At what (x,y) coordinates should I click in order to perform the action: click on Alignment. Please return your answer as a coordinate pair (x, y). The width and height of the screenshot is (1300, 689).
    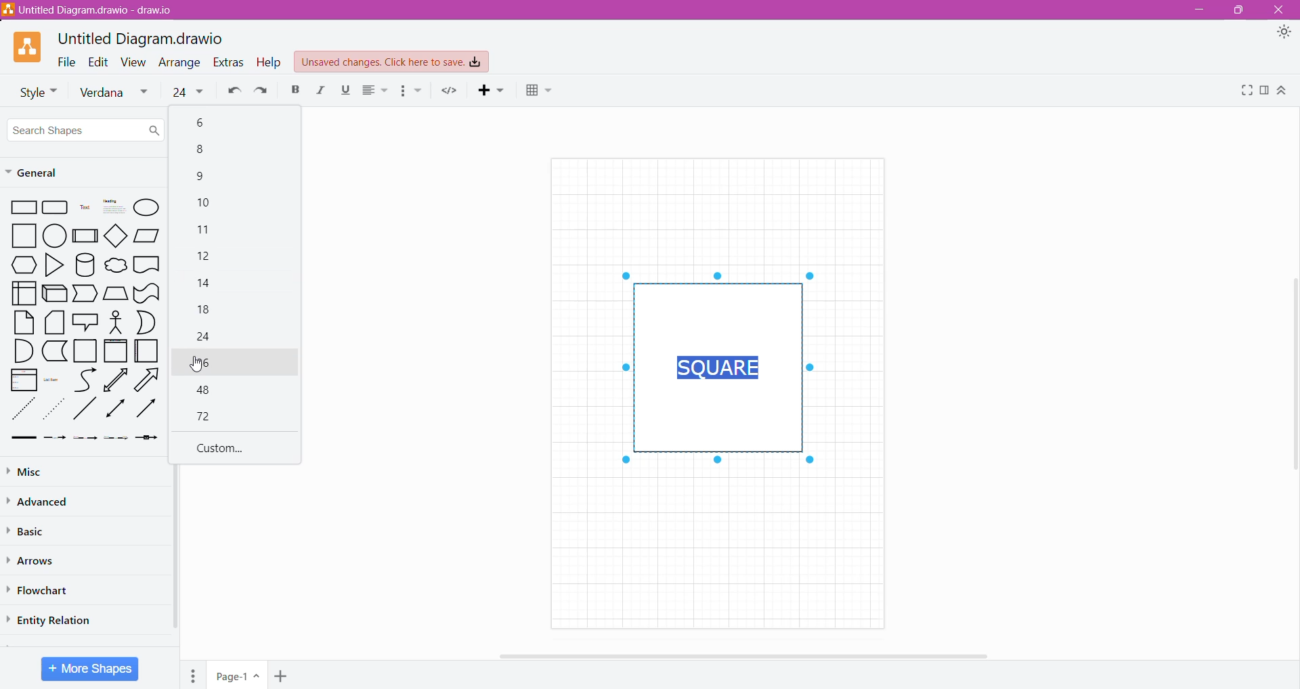
    Looking at the image, I should click on (376, 92).